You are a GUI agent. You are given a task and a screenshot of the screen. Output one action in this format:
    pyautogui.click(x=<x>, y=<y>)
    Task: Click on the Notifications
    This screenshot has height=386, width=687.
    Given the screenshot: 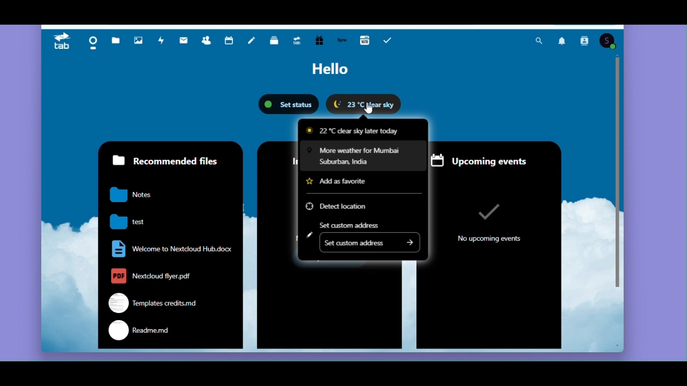 What is the action you would take?
    pyautogui.click(x=564, y=40)
    